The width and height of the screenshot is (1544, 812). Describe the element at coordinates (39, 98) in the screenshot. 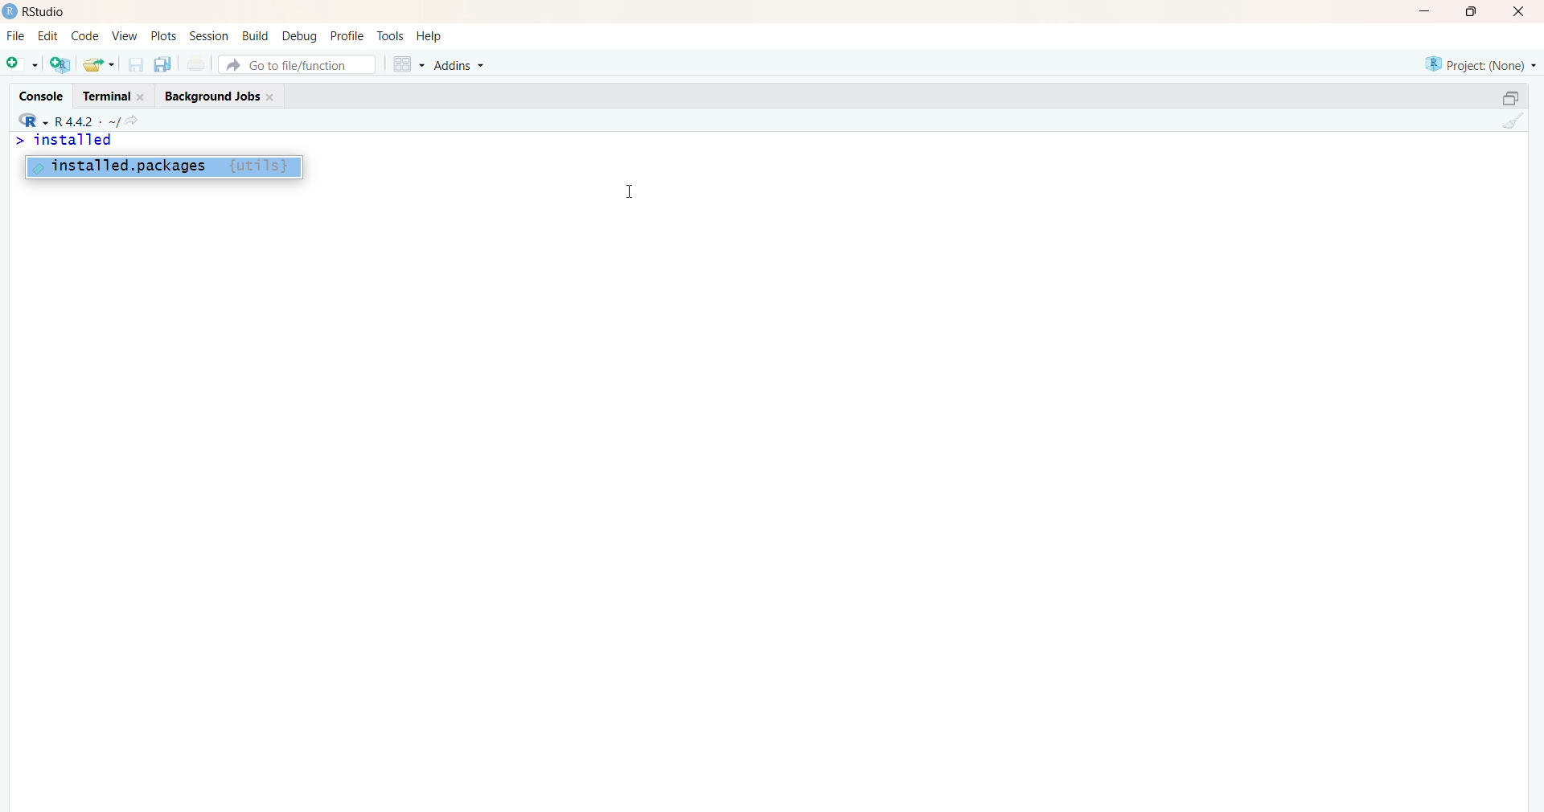

I see `console` at that location.